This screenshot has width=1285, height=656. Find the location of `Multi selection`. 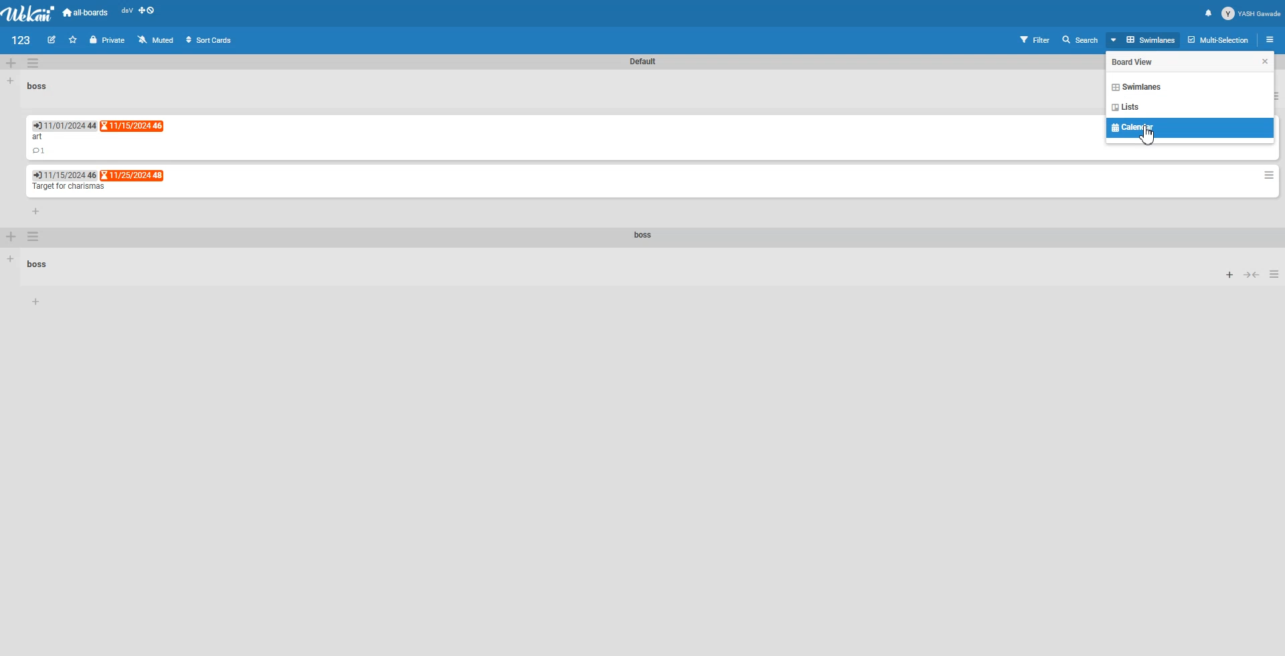

Multi selection is located at coordinates (1219, 39).